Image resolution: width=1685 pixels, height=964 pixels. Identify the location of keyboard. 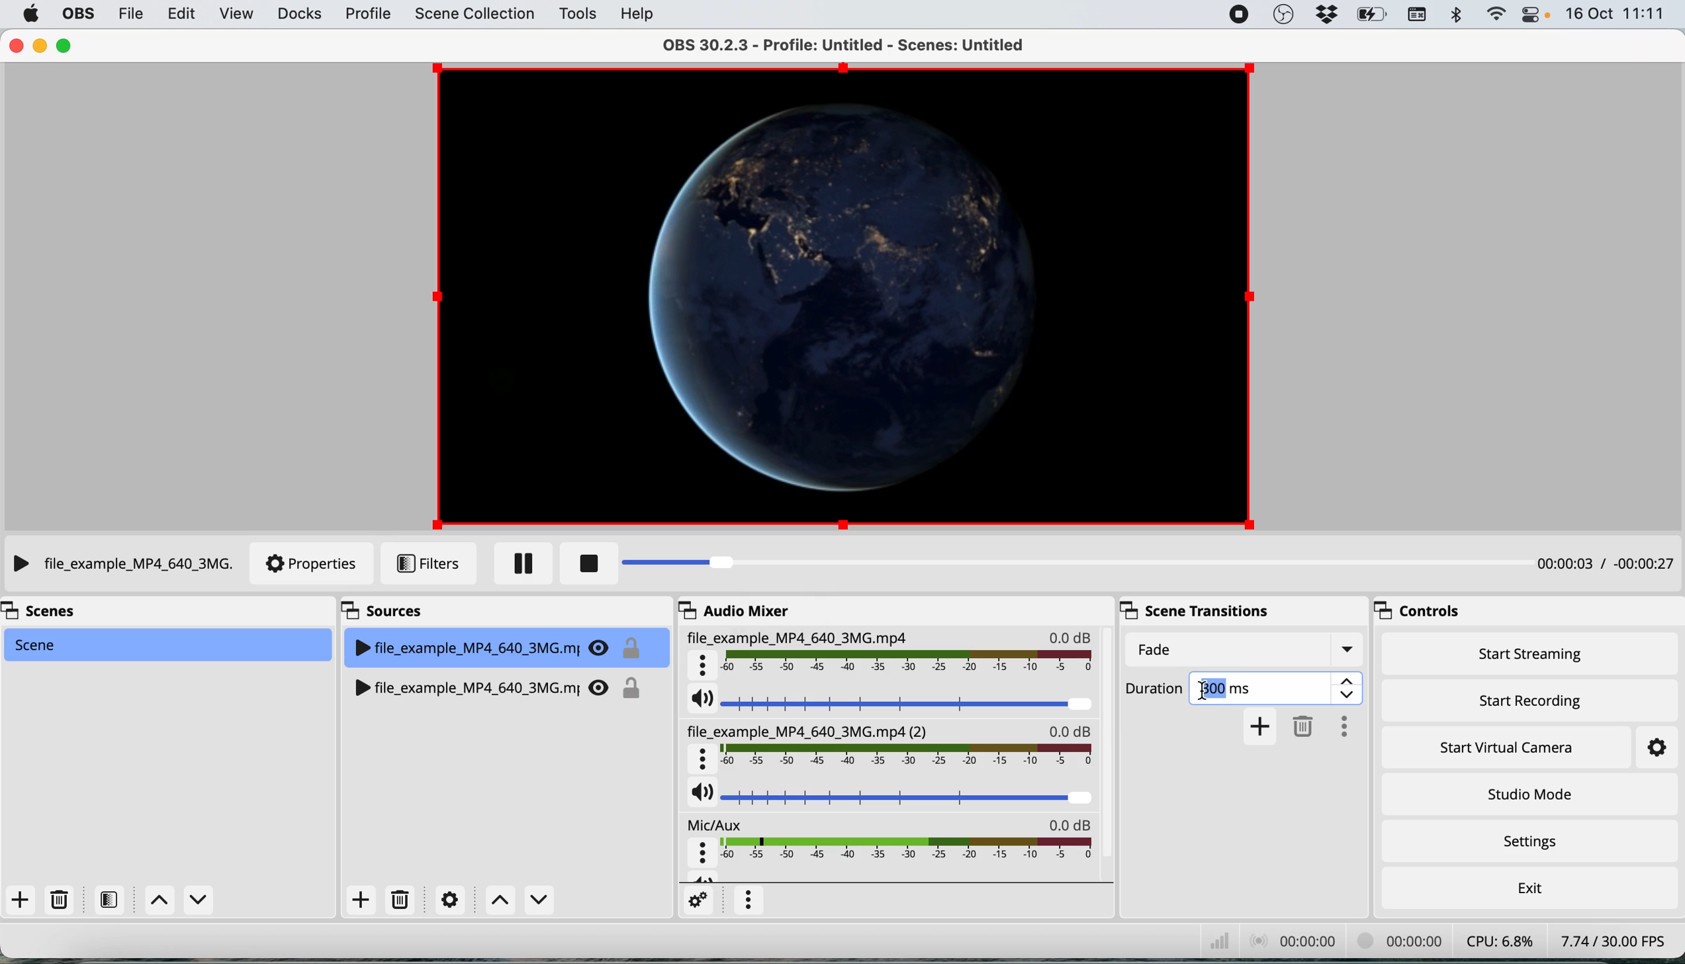
(1421, 16).